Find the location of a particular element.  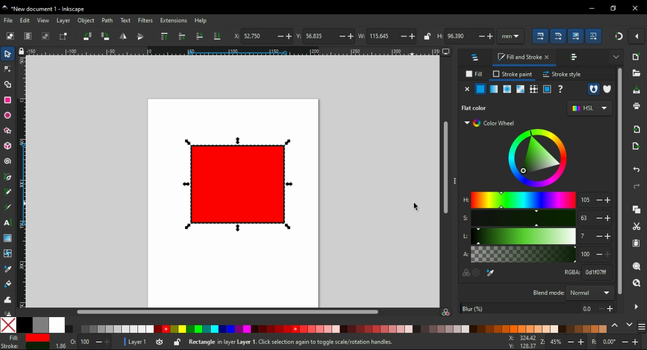

flip horizontal is located at coordinates (124, 36).